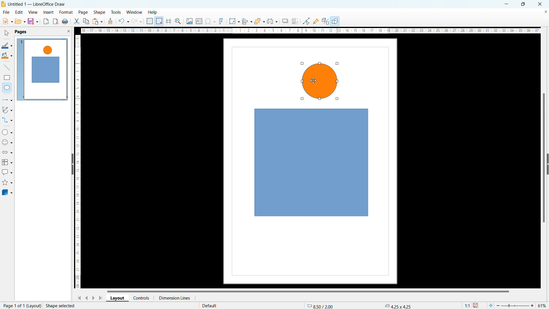 This screenshot has height=309, width=549. I want to click on snap to grid, so click(159, 21).